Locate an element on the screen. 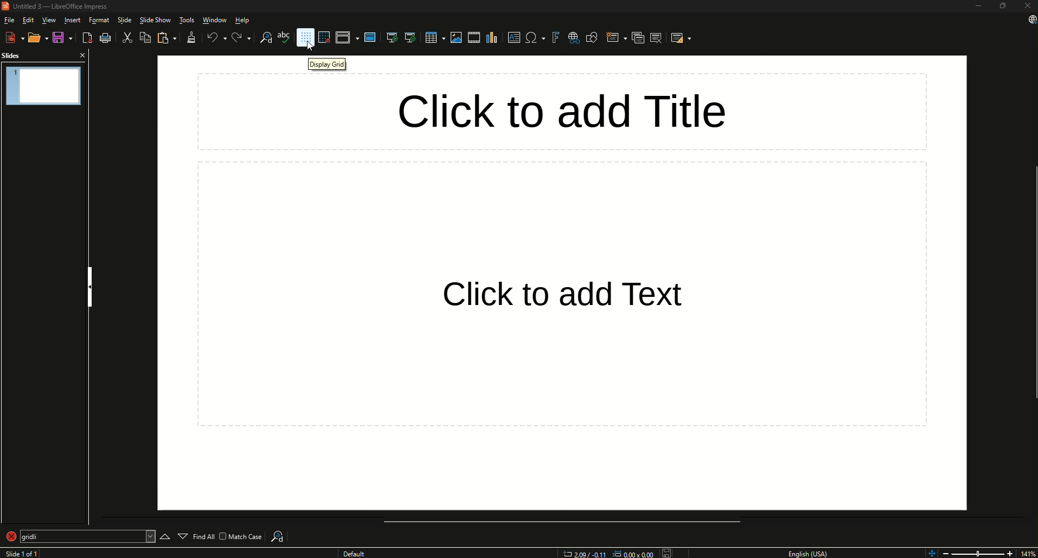 Image resolution: width=1038 pixels, height=558 pixels. Help is located at coordinates (242, 21).